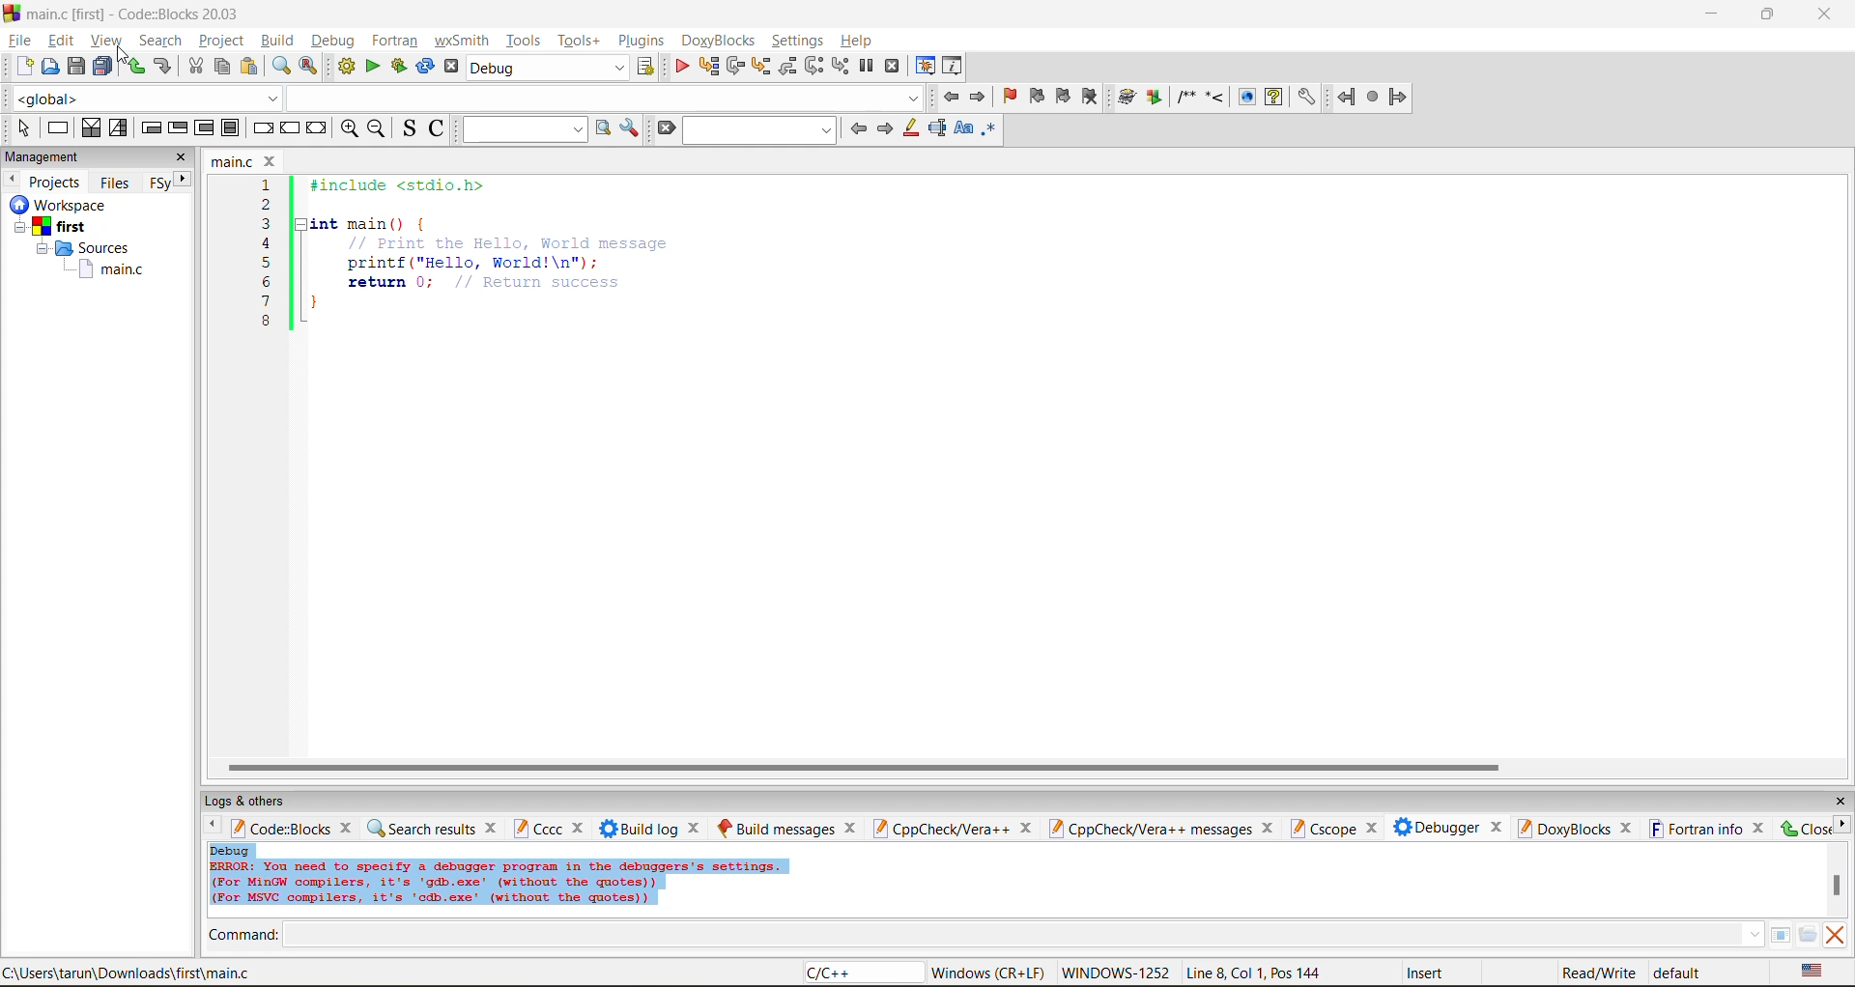 The image size is (1855, 987). What do you see at coordinates (1373, 98) in the screenshot?
I see `Last jump` at bounding box center [1373, 98].